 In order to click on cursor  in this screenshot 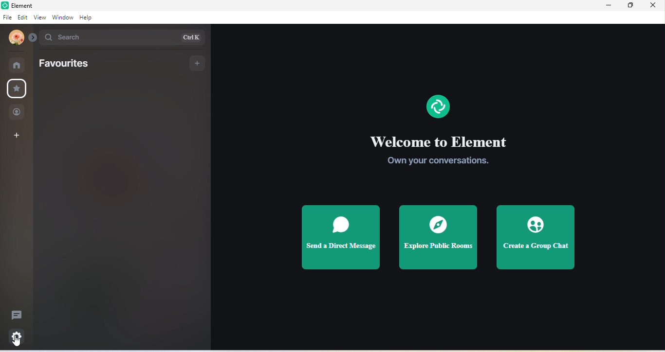, I will do `click(17, 343)`.